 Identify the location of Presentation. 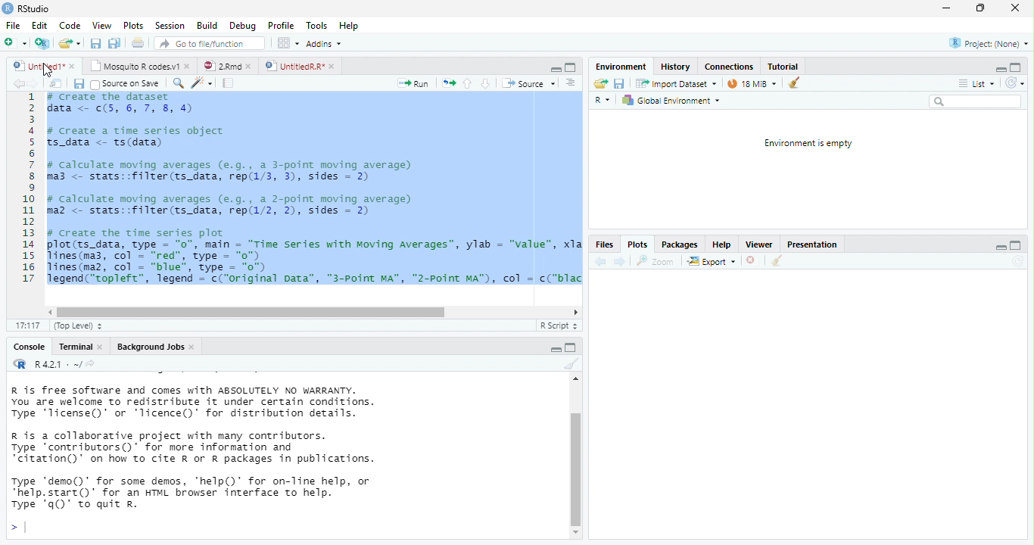
(811, 246).